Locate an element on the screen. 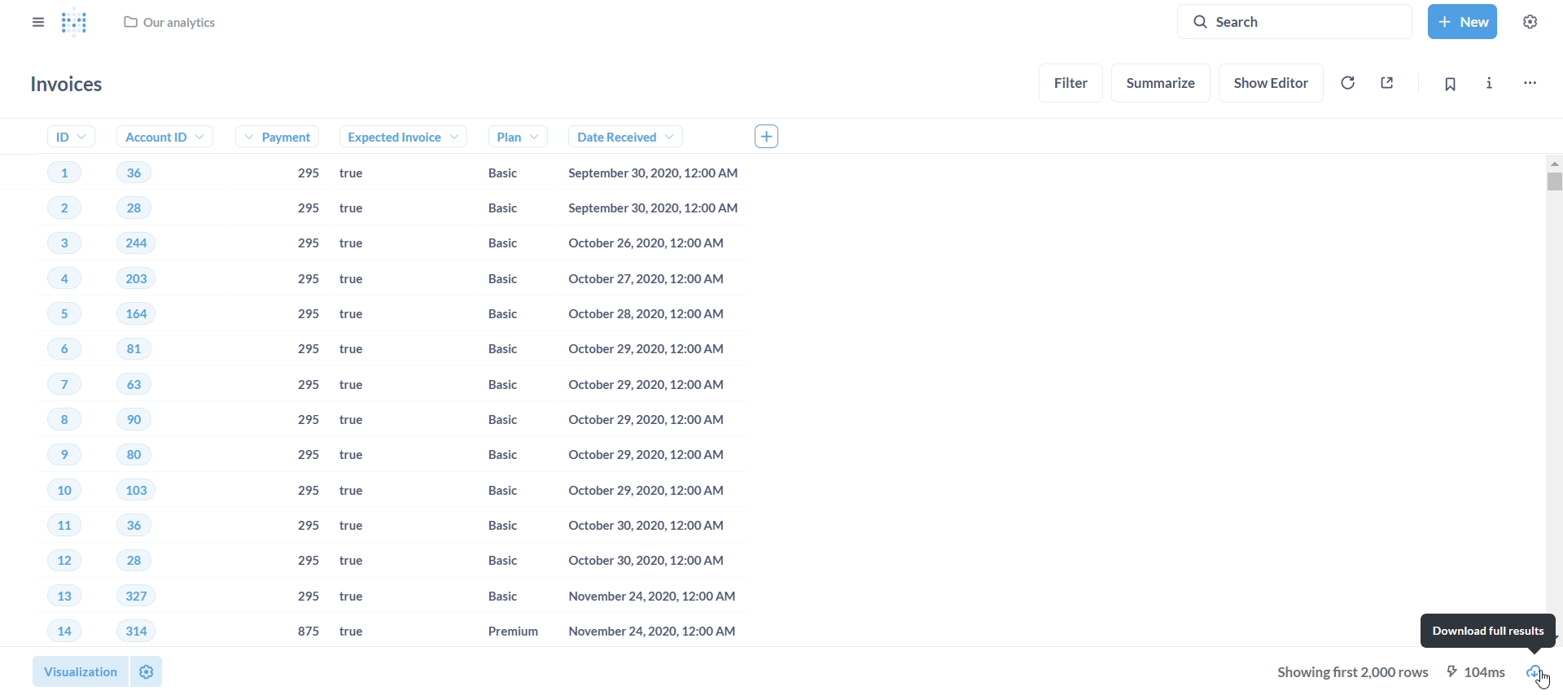 Image resolution: width=1563 pixels, height=695 pixels. 9 is located at coordinates (48, 456).